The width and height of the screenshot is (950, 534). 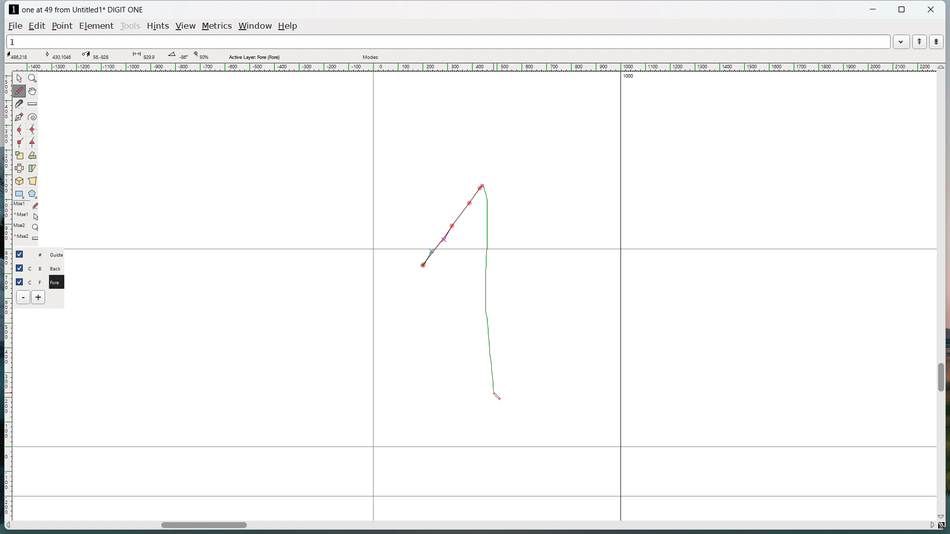 I want to click on distance between points, so click(x=143, y=55).